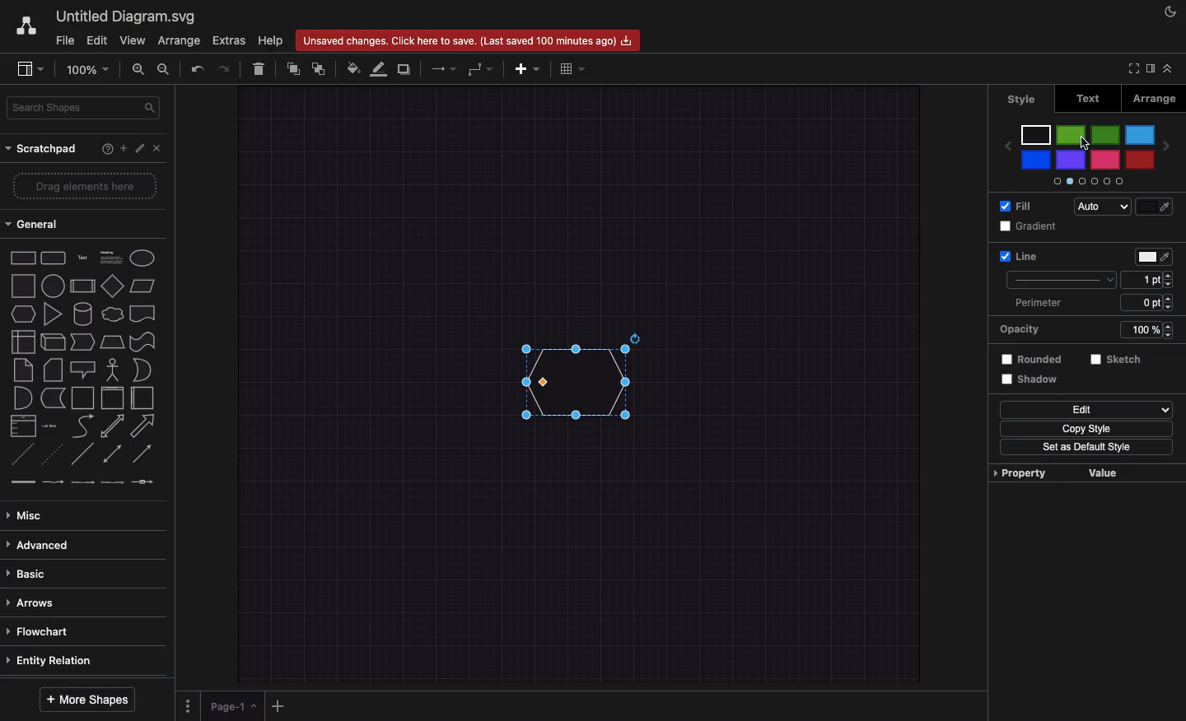 The width and height of the screenshot is (1186, 721). What do you see at coordinates (1026, 100) in the screenshot?
I see `Style` at bounding box center [1026, 100].